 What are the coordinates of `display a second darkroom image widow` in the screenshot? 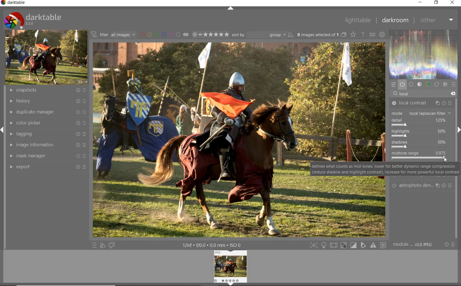 It's located at (112, 245).